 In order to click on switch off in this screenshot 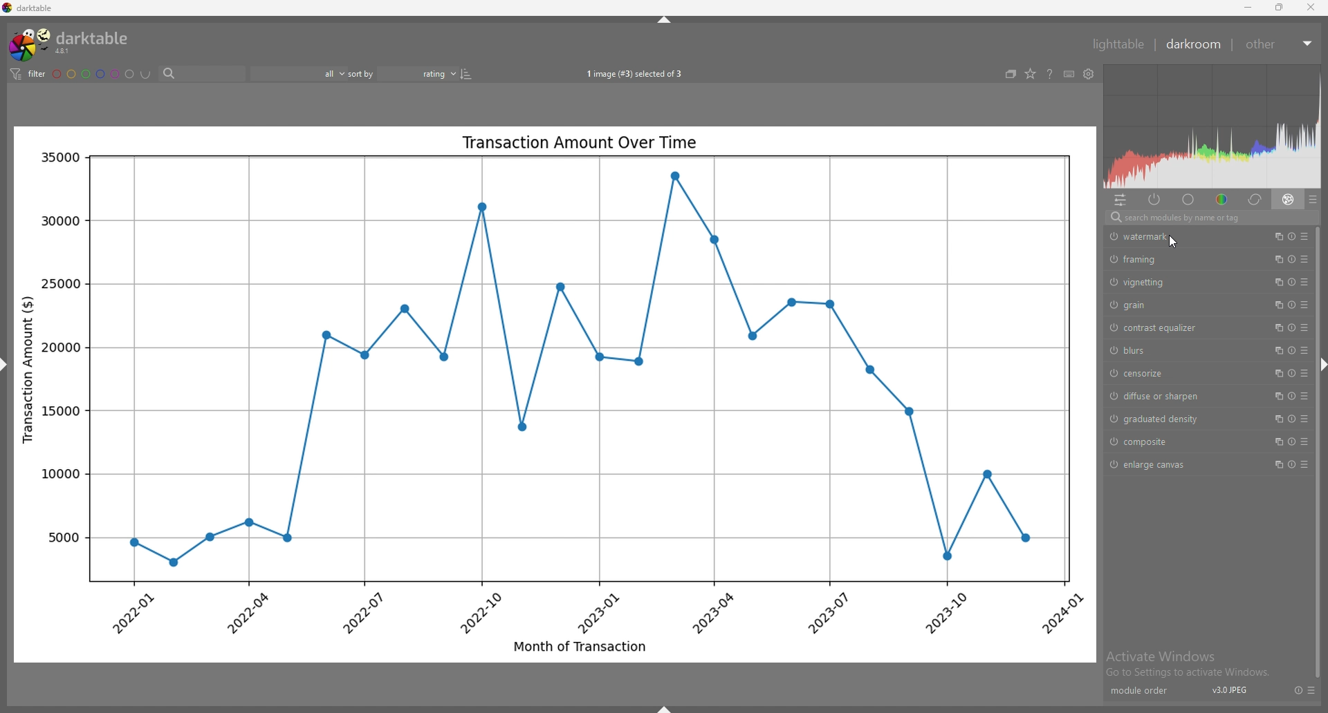, I will do `click(1114, 373)`.